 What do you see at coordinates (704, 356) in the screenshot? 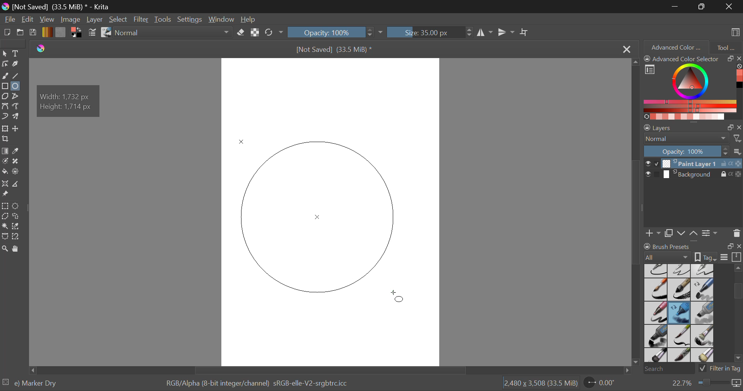
I see `Birstles-5 Plain` at bounding box center [704, 356].